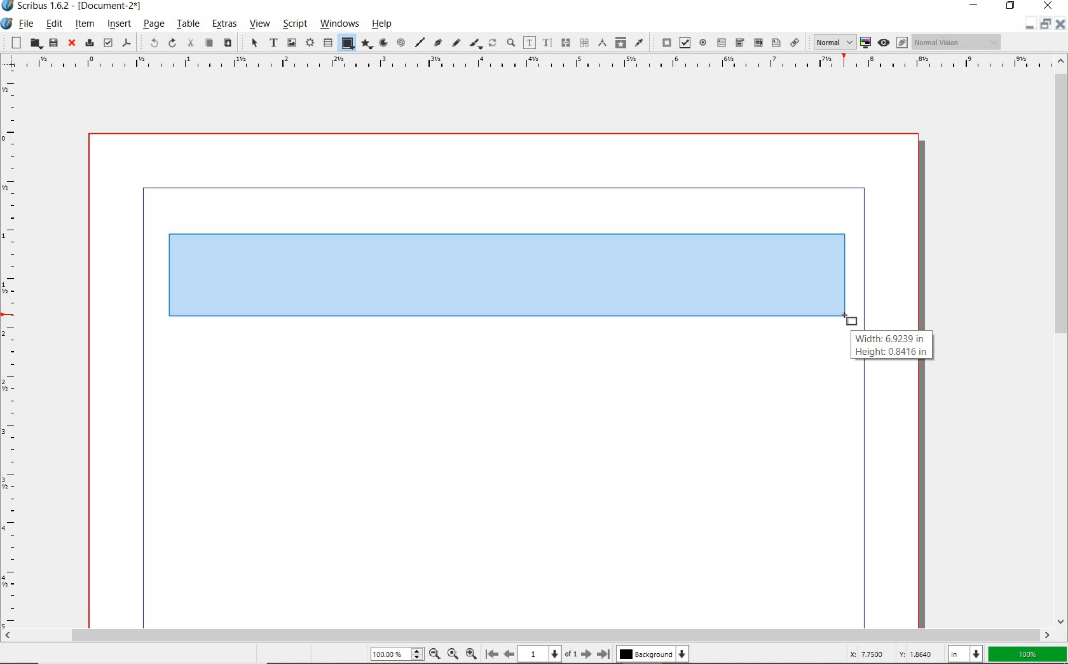 Image resolution: width=1068 pixels, height=664 pixels. I want to click on zoom in or zoom out, so click(510, 43).